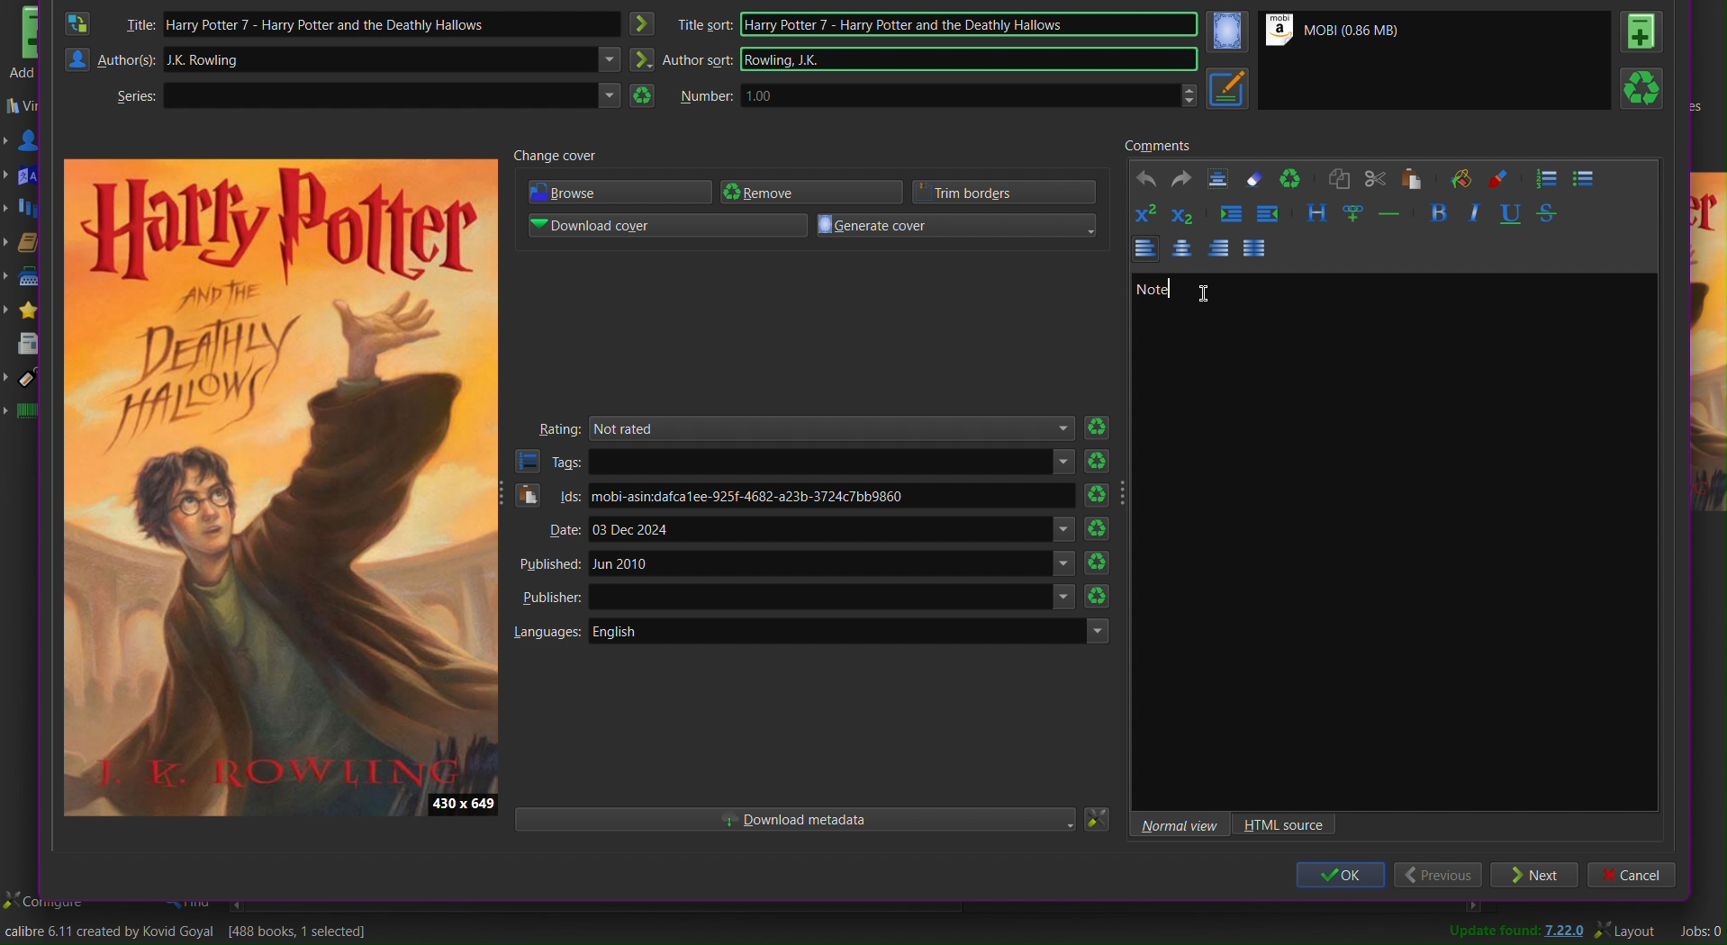  Describe the element at coordinates (1535, 876) in the screenshot. I see `Next` at that location.